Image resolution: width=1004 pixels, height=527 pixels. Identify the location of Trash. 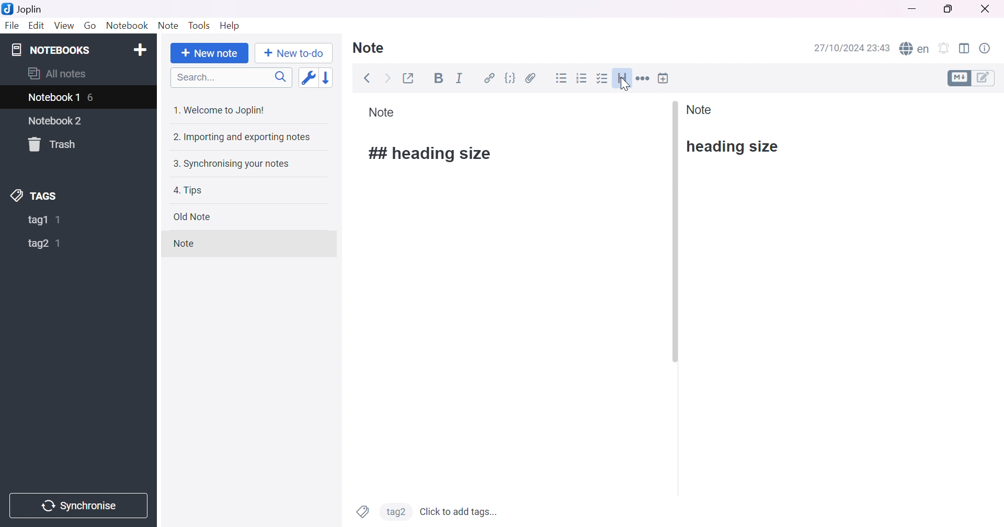
(51, 143).